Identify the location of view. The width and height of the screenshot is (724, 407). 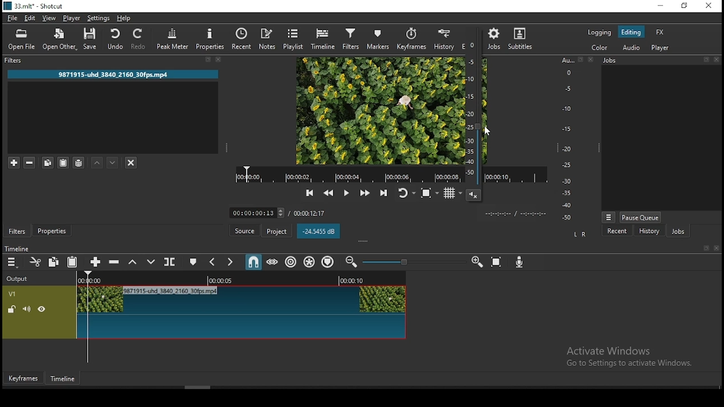
(49, 18).